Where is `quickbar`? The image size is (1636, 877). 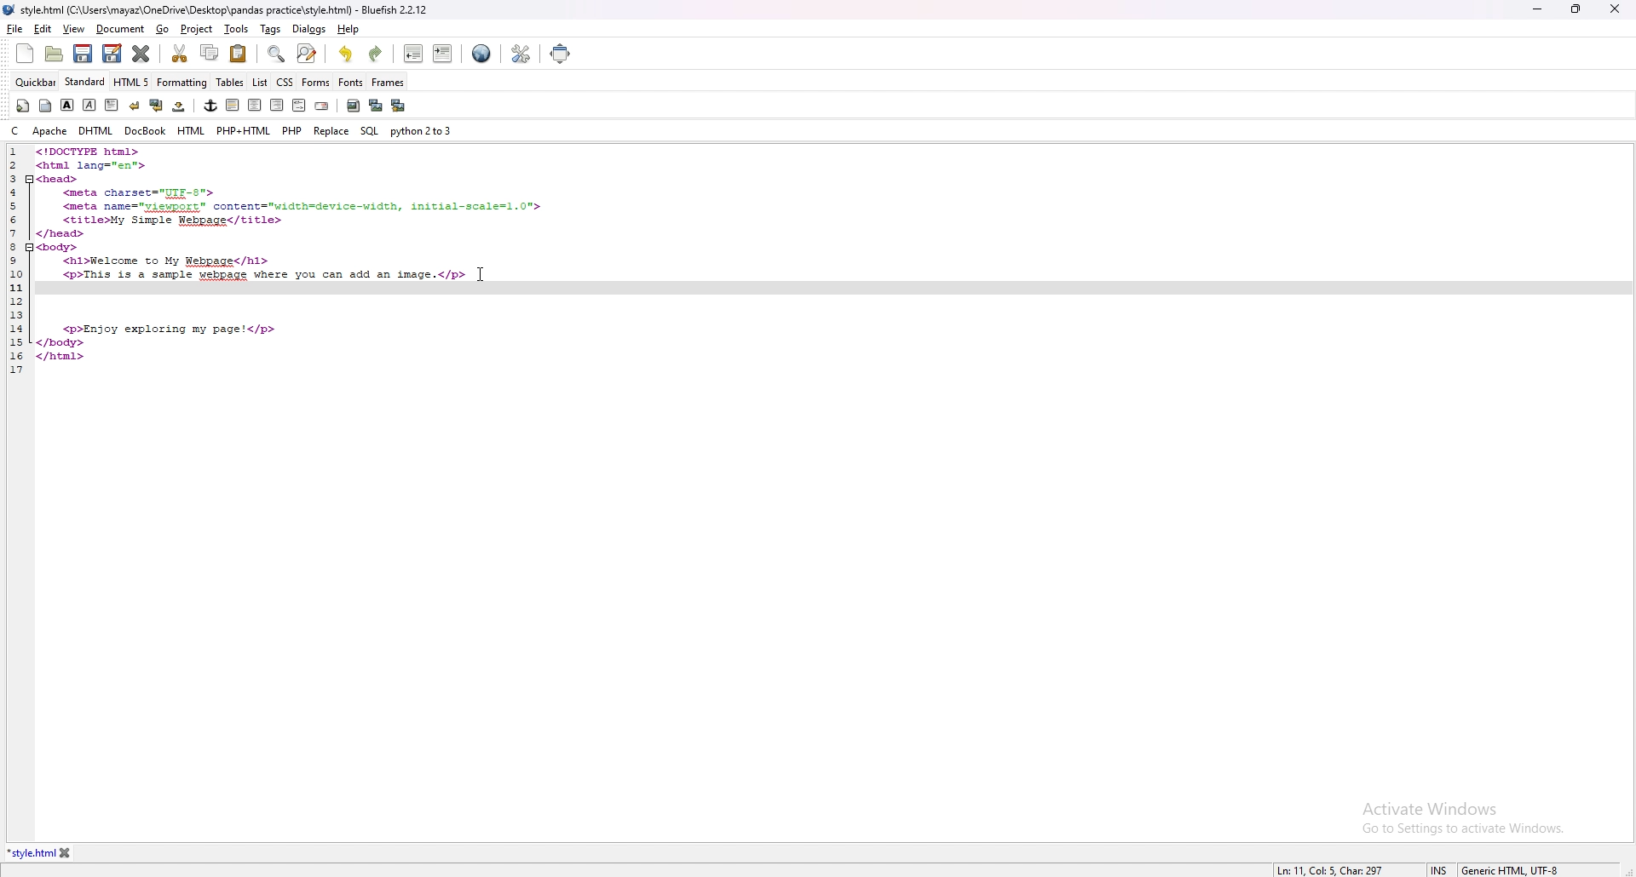
quickbar is located at coordinates (35, 83).